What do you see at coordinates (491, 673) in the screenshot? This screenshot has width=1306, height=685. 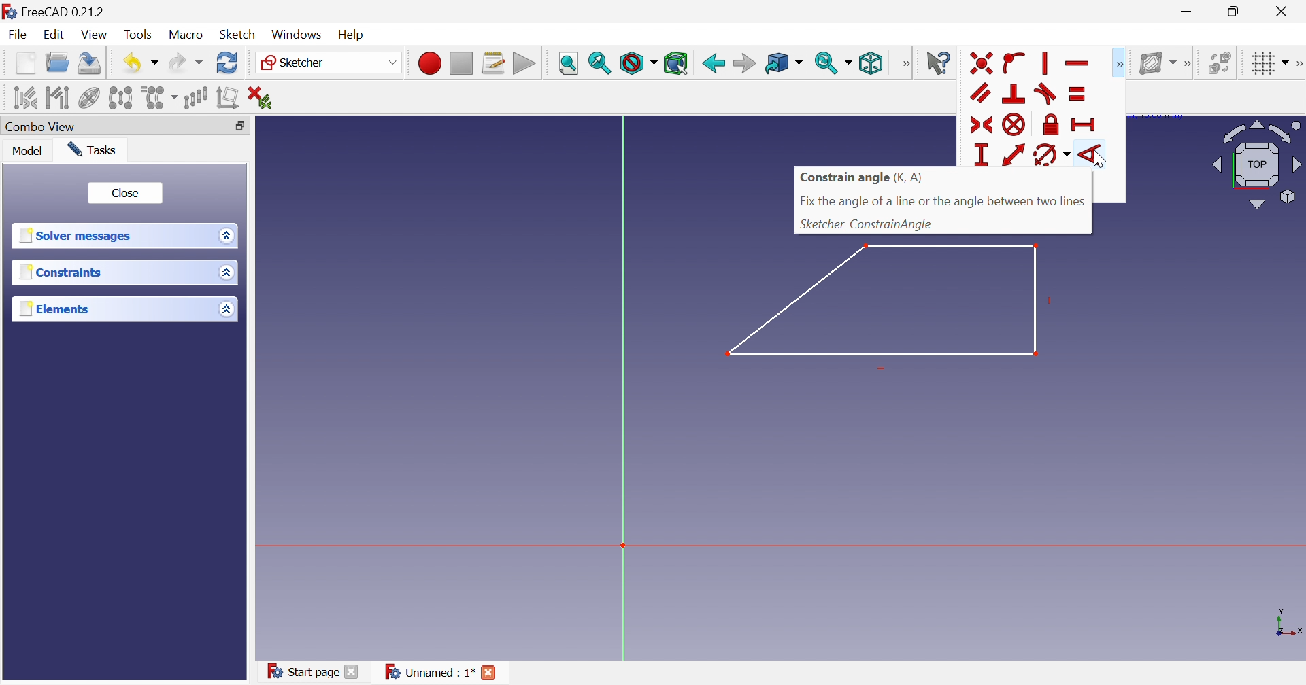 I see `Close` at bounding box center [491, 673].